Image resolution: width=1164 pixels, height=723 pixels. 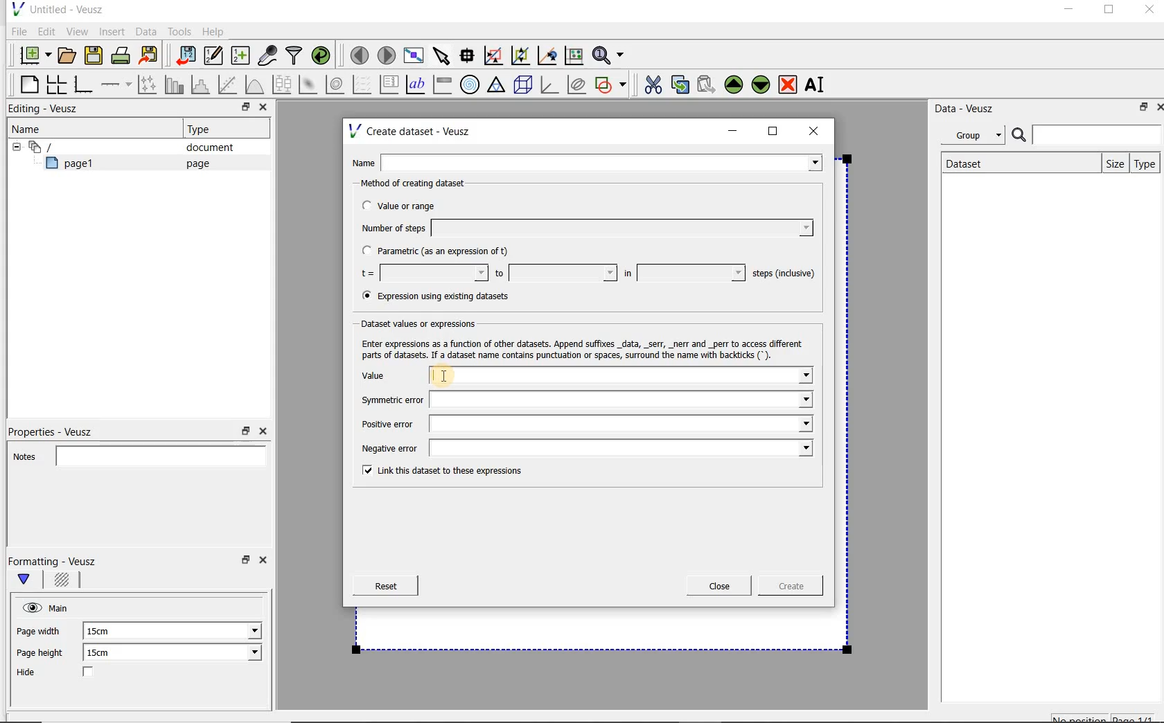 What do you see at coordinates (1087, 134) in the screenshot?
I see `Search bar` at bounding box center [1087, 134].